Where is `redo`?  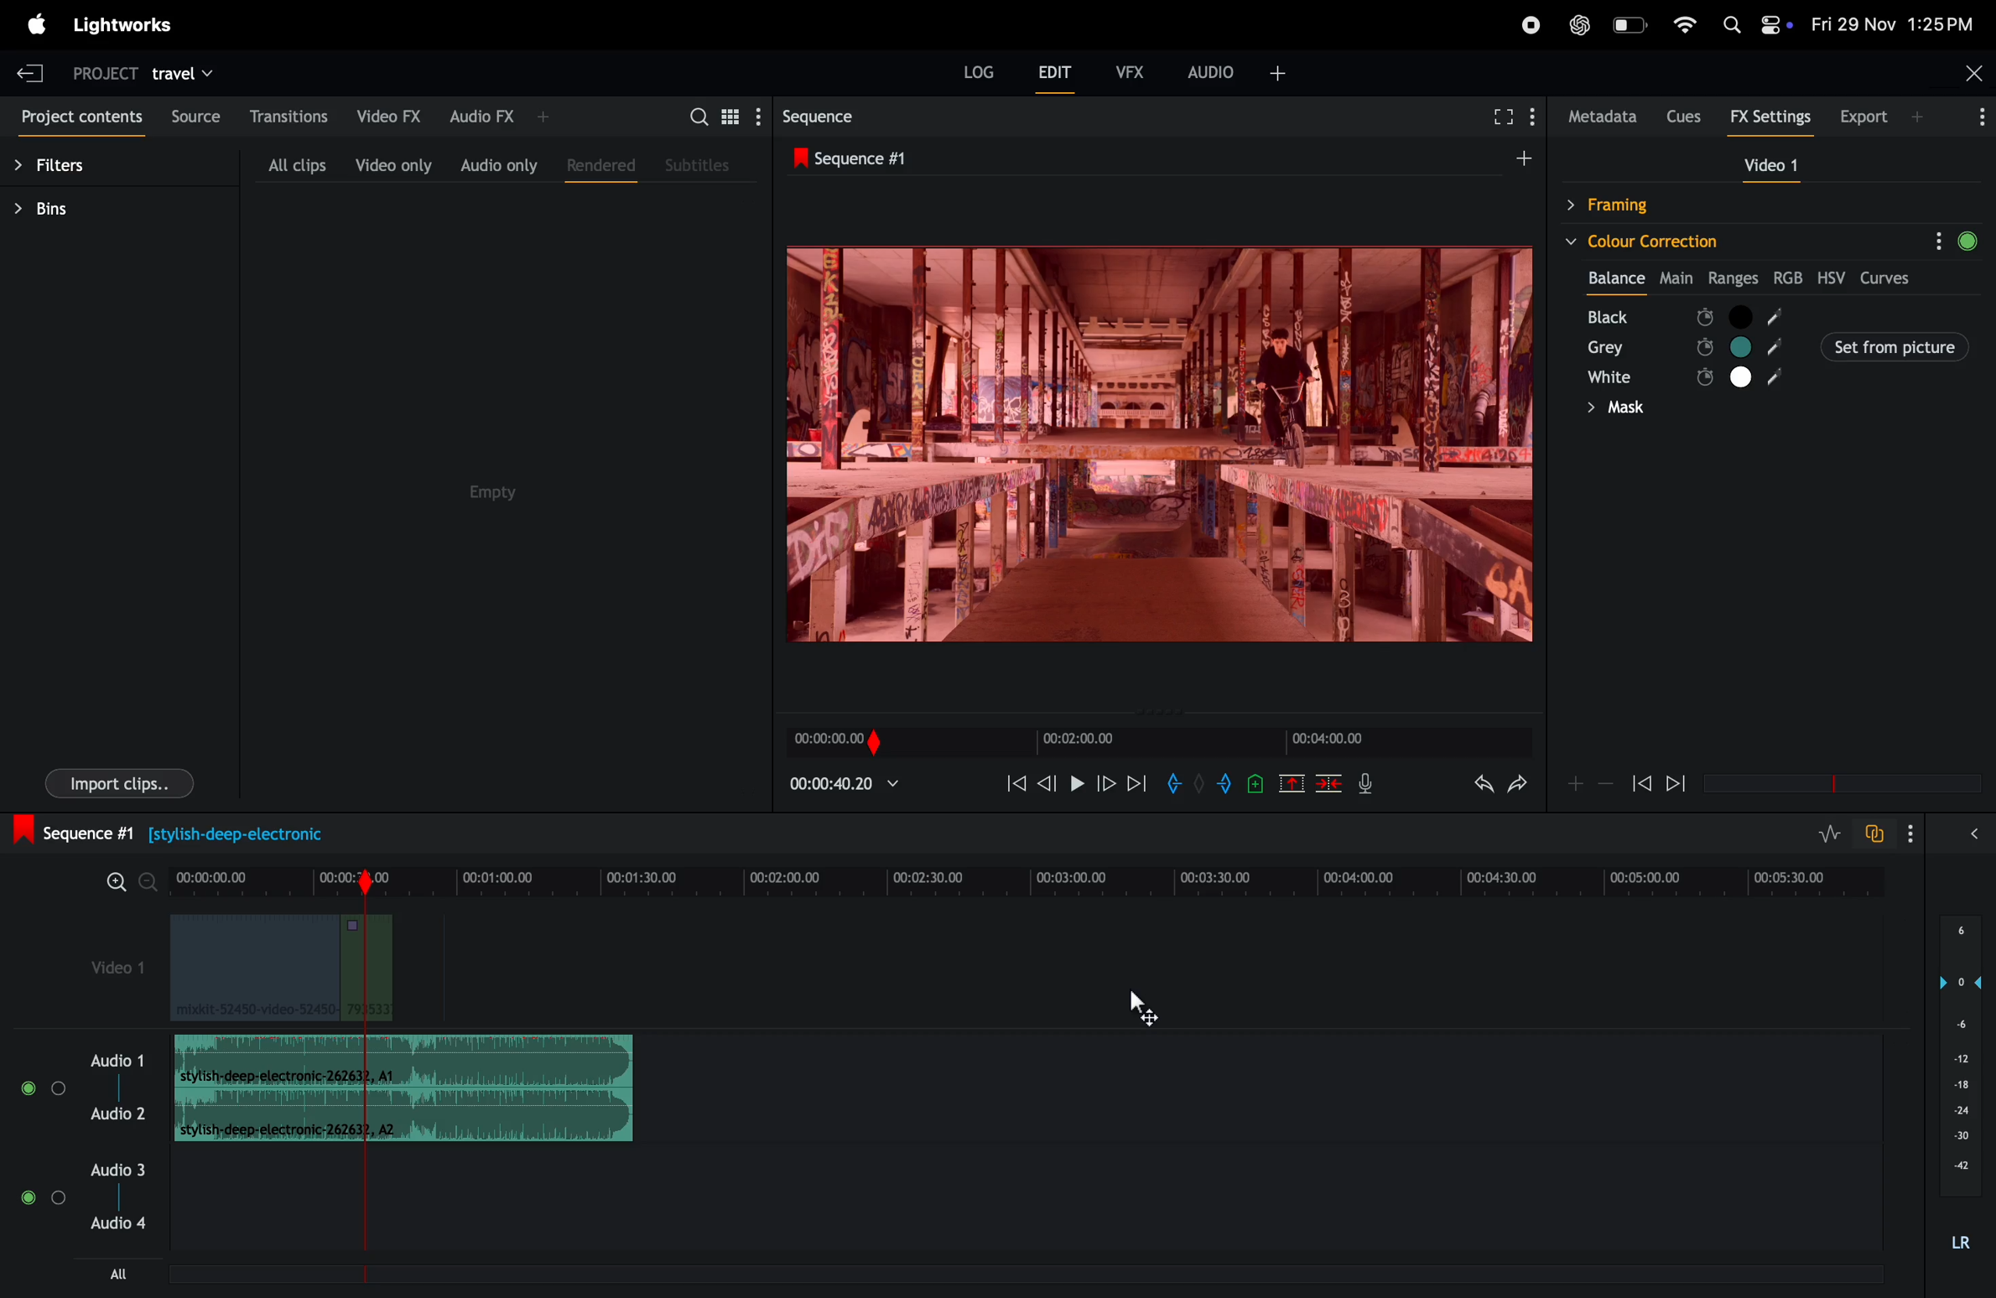
redo is located at coordinates (1522, 783).